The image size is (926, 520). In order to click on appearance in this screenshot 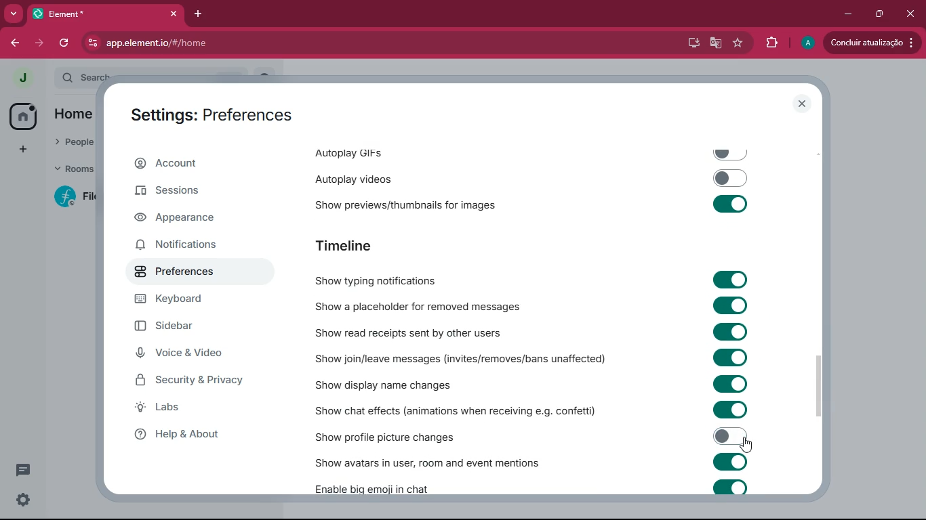, I will do `click(186, 220)`.